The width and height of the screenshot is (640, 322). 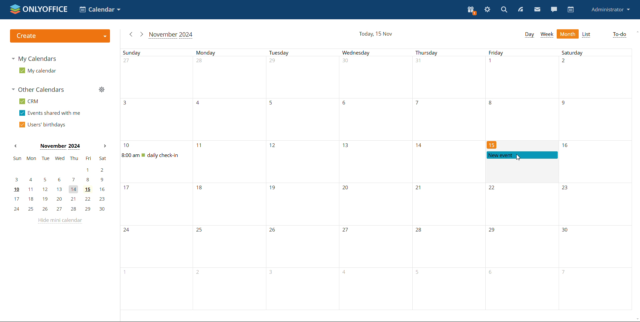 What do you see at coordinates (201, 231) in the screenshot?
I see `` at bounding box center [201, 231].